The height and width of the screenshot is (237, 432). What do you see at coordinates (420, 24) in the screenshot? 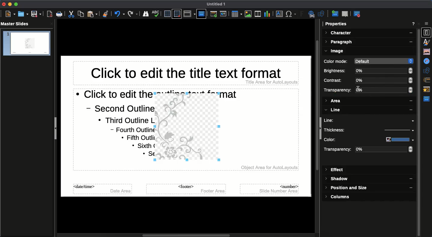
I see `Close` at bounding box center [420, 24].